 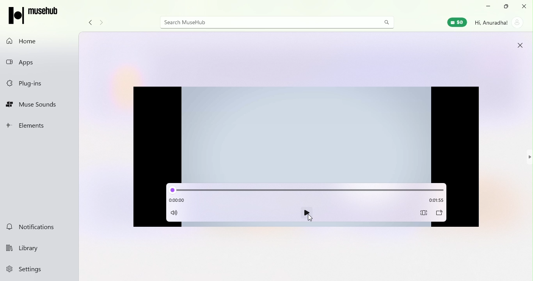 I want to click on Navigate back, so click(x=91, y=22).